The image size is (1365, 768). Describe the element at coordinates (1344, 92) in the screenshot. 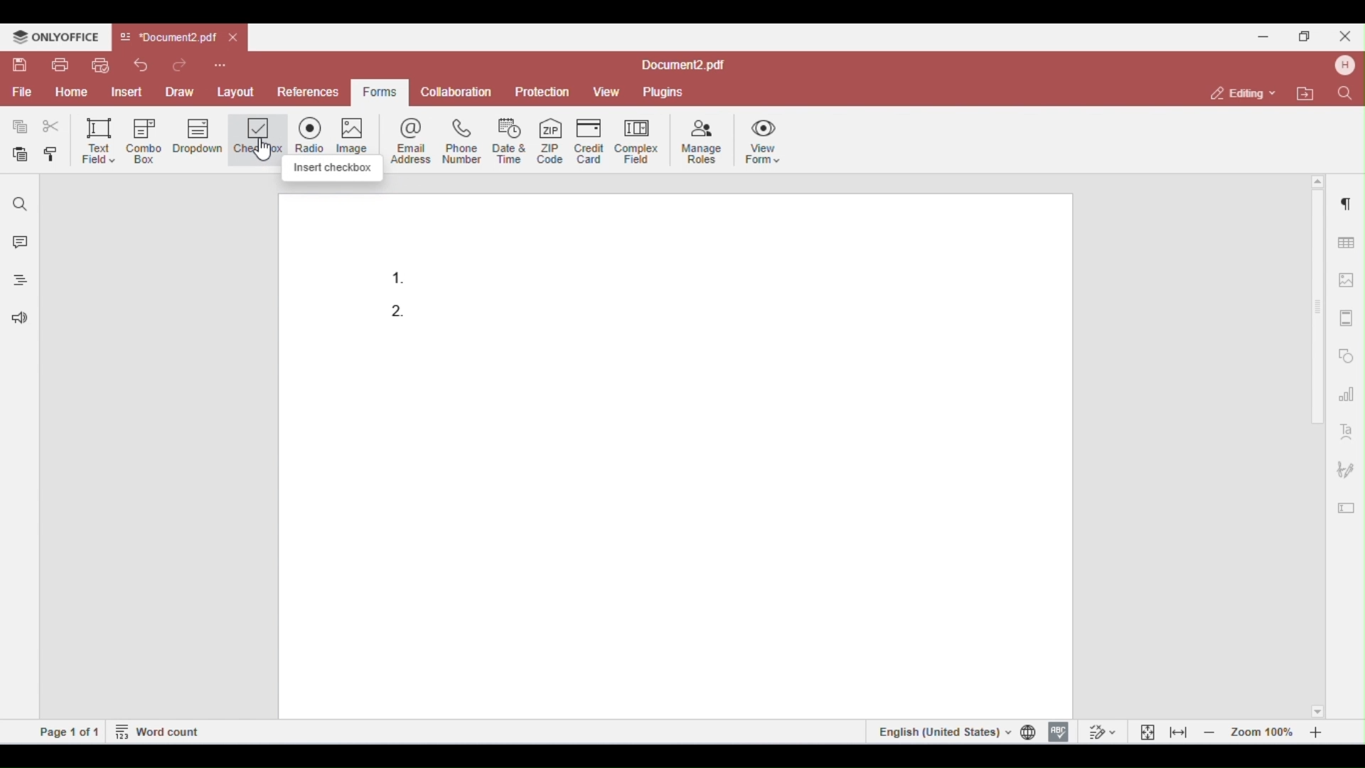

I see `find` at that location.